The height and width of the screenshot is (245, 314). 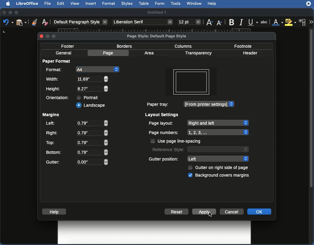 What do you see at coordinates (54, 162) in the screenshot?
I see `Gutter` at bounding box center [54, 162].